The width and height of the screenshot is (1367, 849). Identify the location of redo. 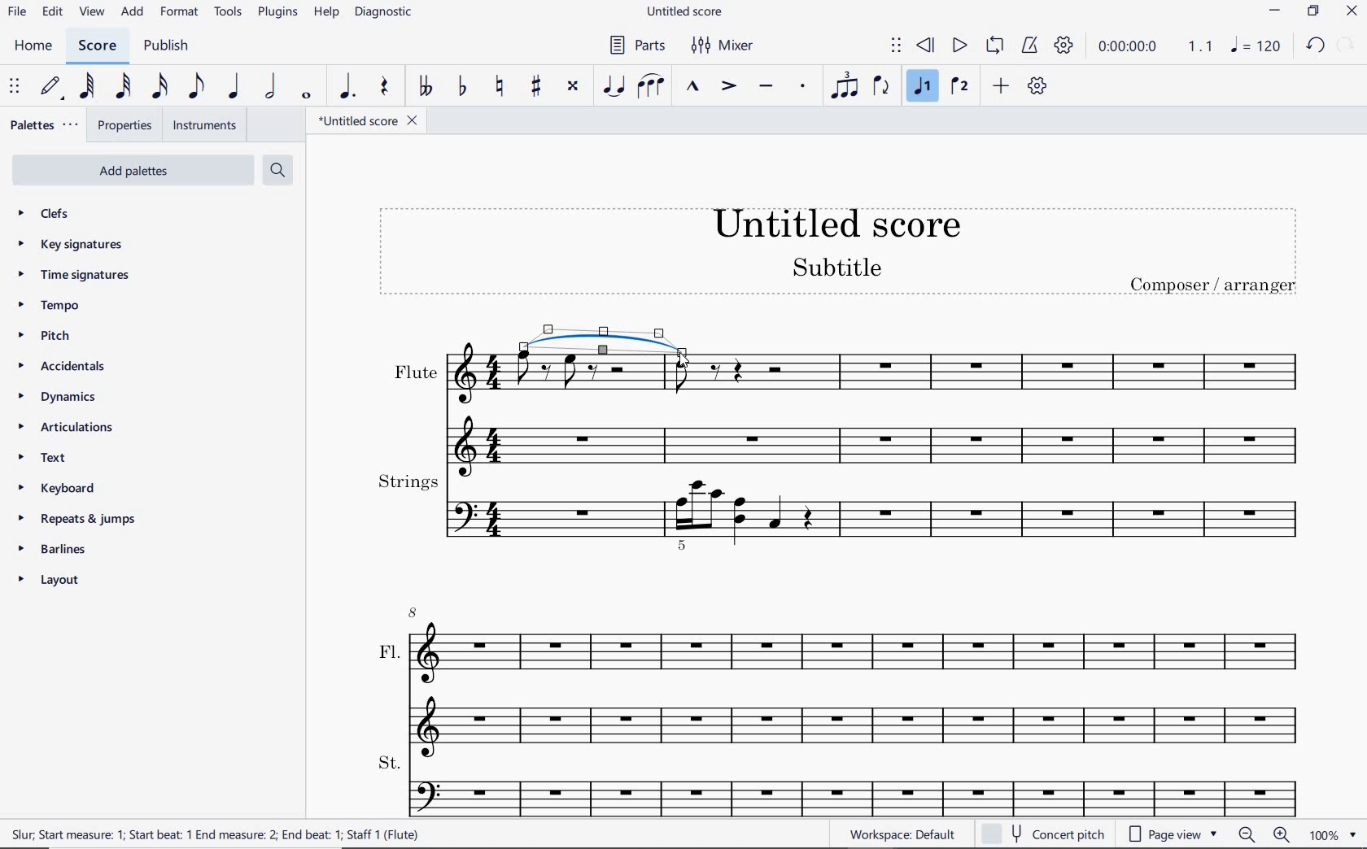
(1348, 46).